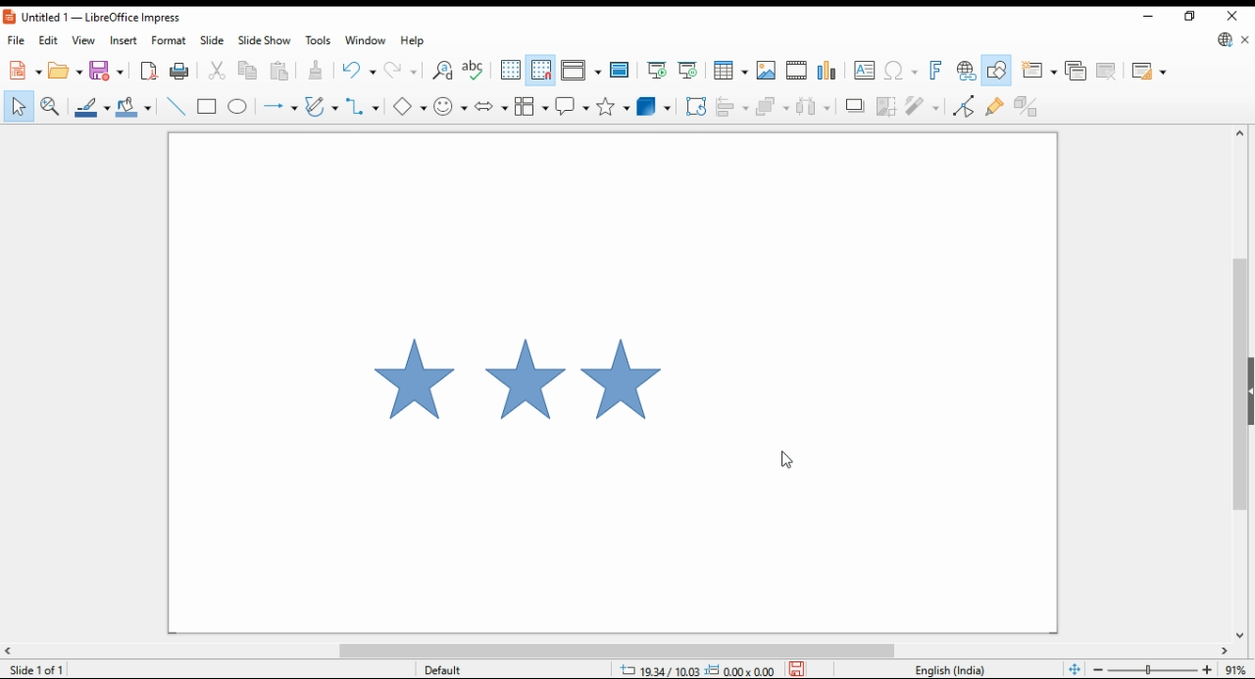  I want to click on window, so click(366, 42).